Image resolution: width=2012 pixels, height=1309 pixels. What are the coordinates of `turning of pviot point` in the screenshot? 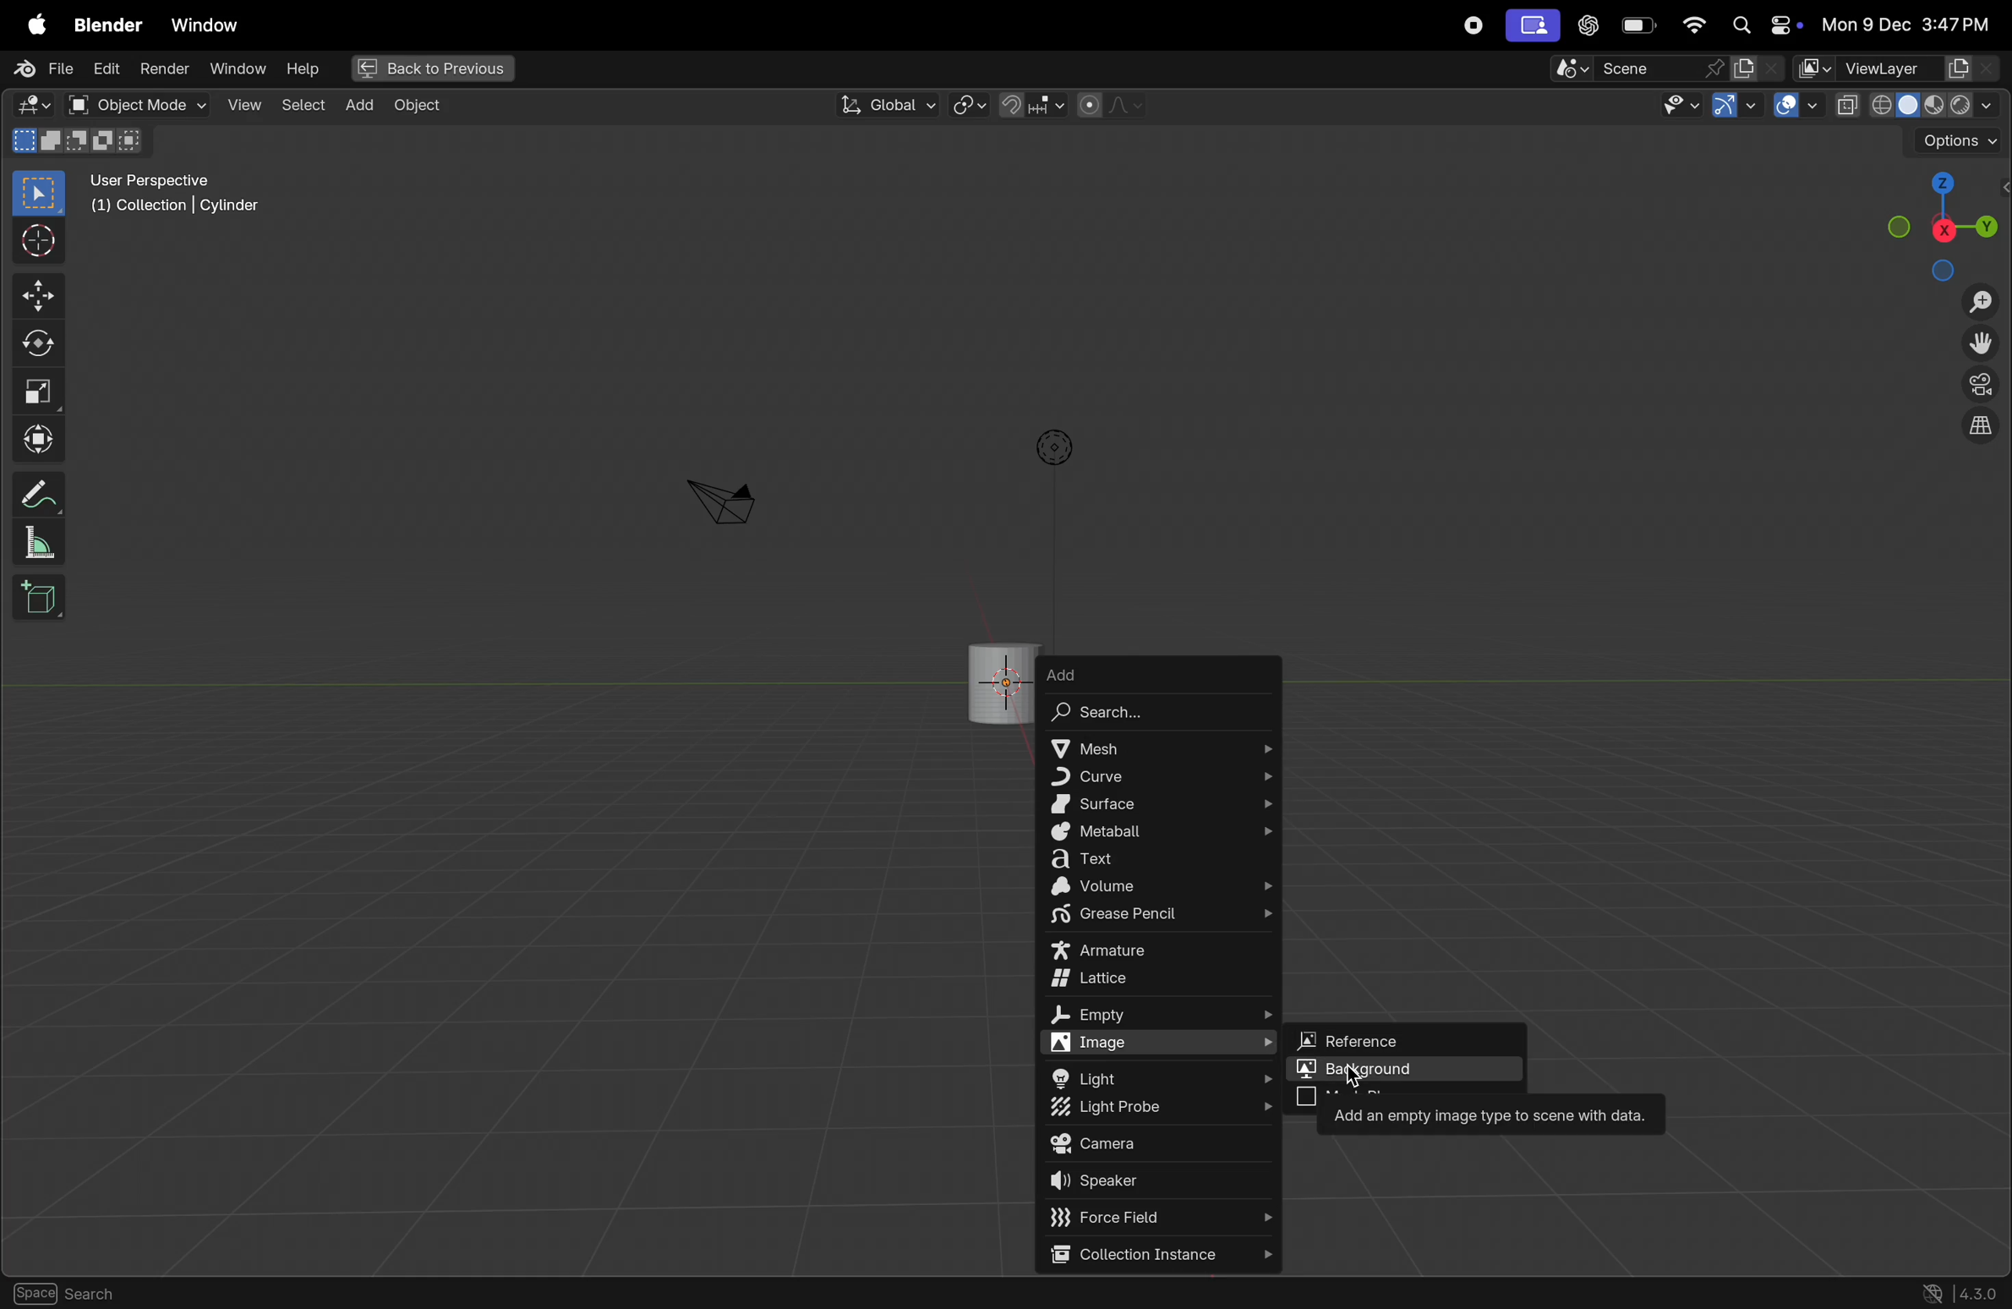 It's located at (970, 103).